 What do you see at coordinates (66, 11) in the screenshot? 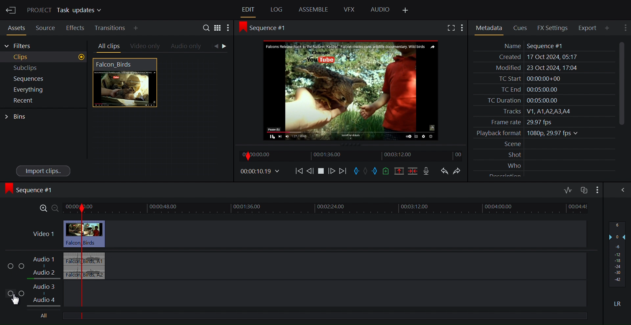
I see `Show/Change project details` at bounding box center [66, 11].